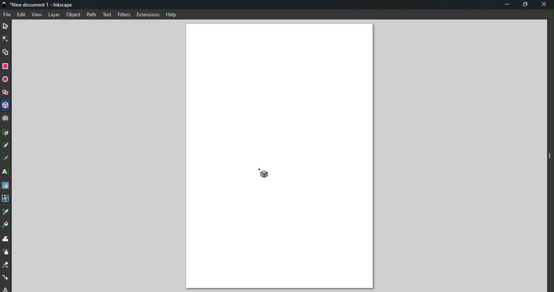 The height and width of the screenshot is (292, 554). What do you see at coordinates (6, 67) in the screenshot?
I see `Rectangle tool` at bounding box center [6, 67].